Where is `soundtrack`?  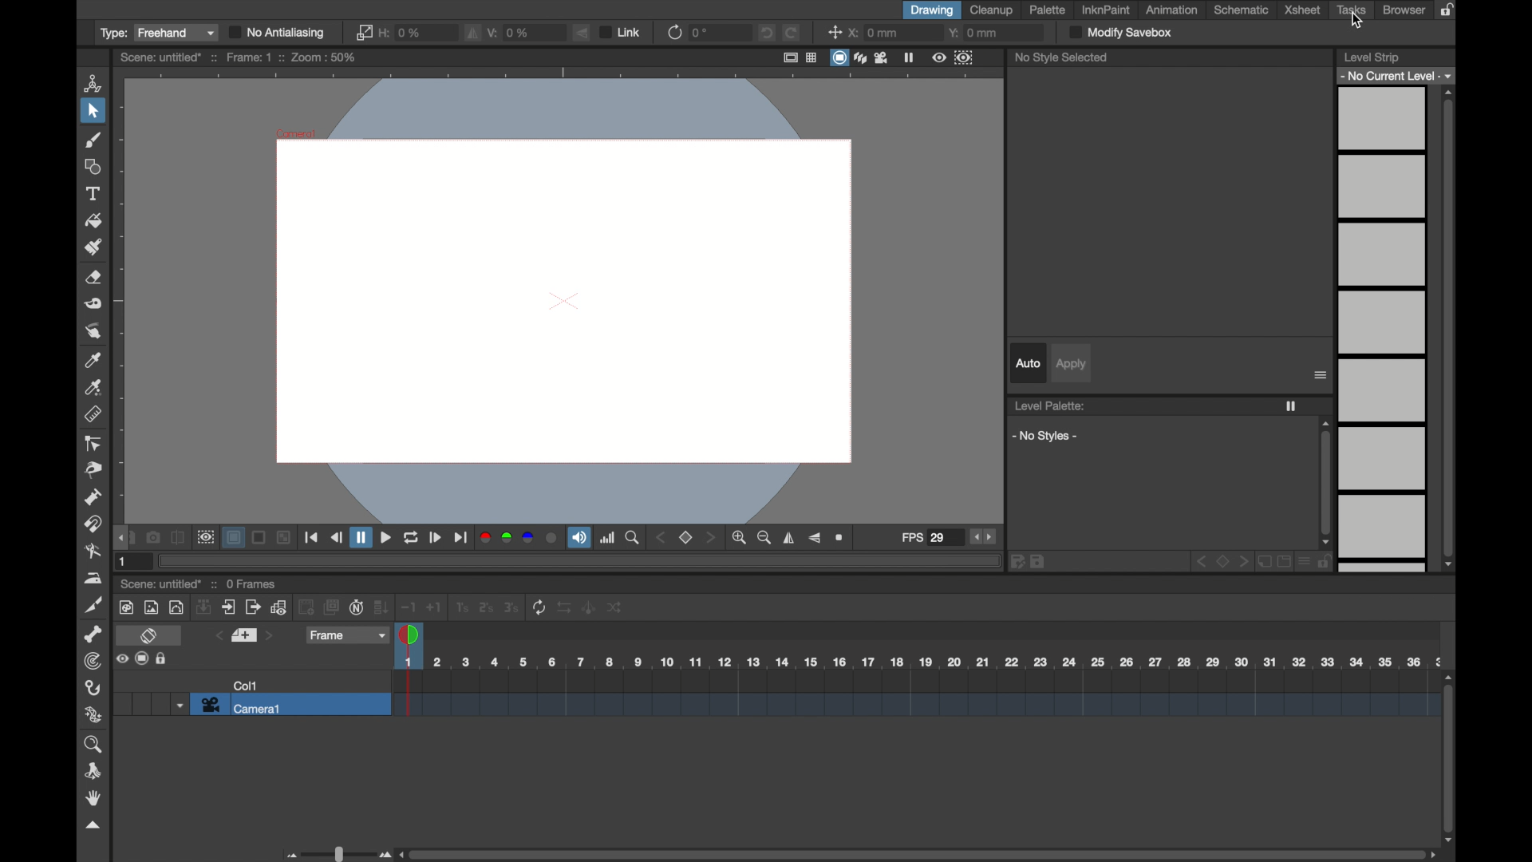
soundtrack is located at coordinates (578, 538).